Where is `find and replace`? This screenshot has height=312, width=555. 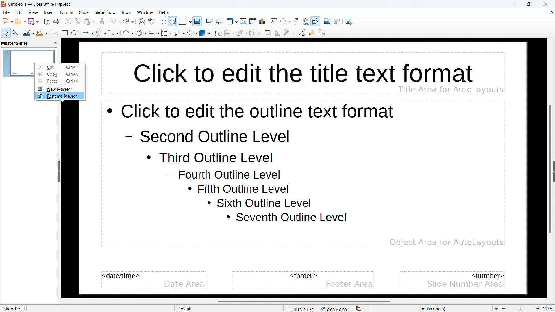
find and replace is located at coordinates (142, 22).